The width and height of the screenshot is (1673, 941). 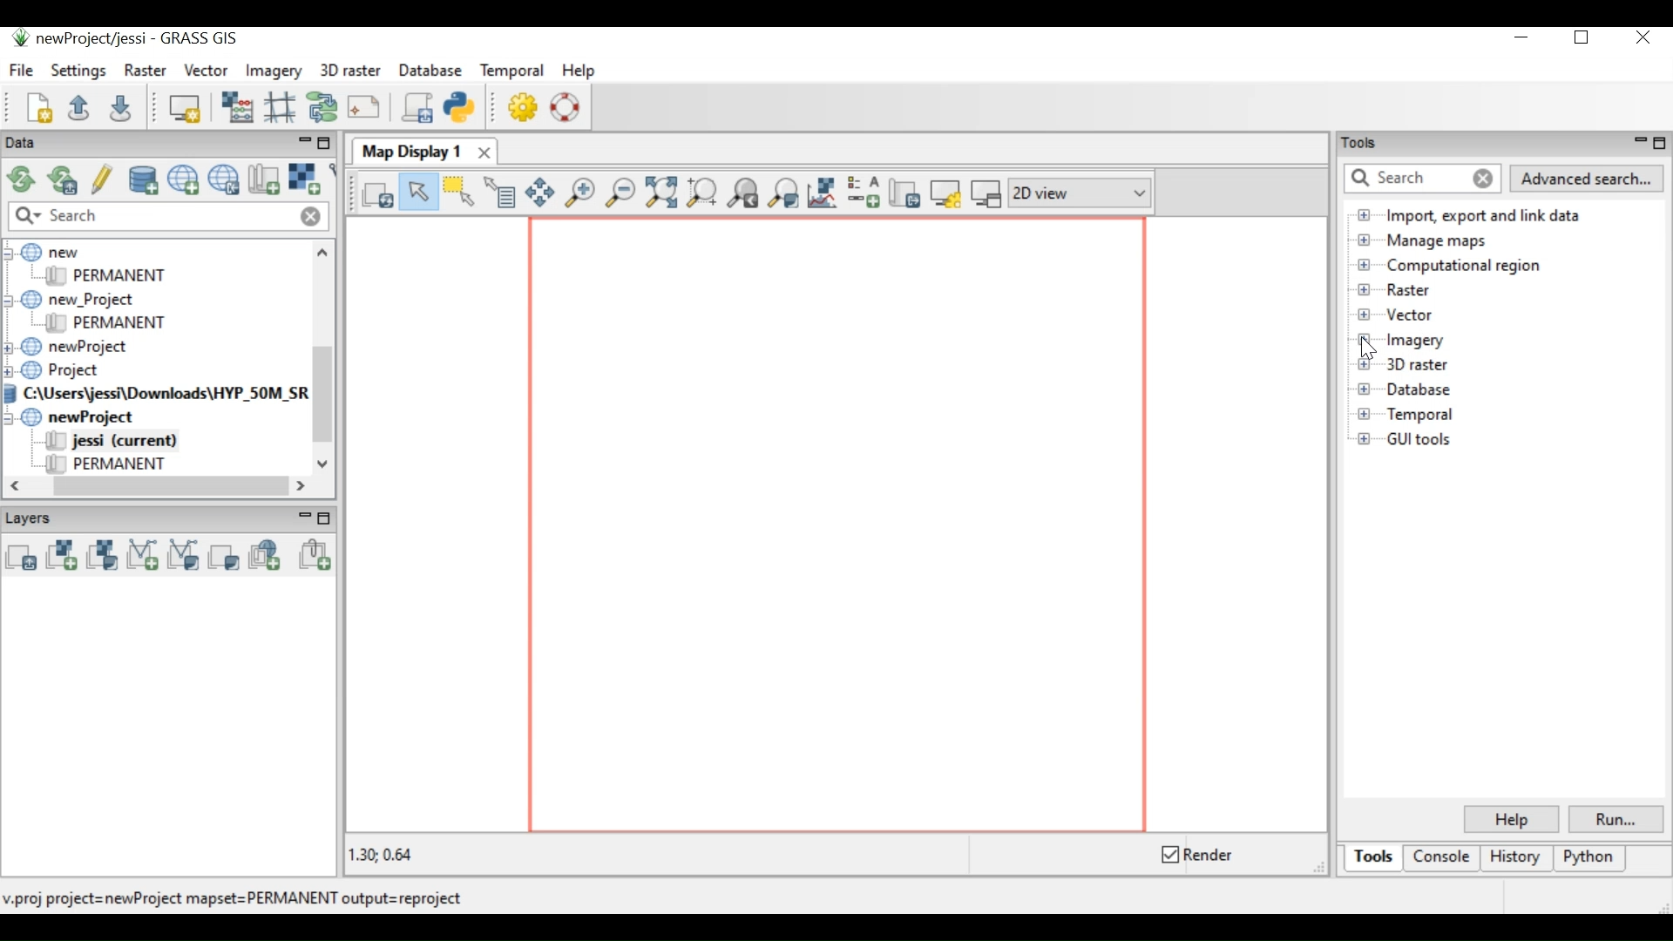 I want to click on Help, so click(x=581, y=69).